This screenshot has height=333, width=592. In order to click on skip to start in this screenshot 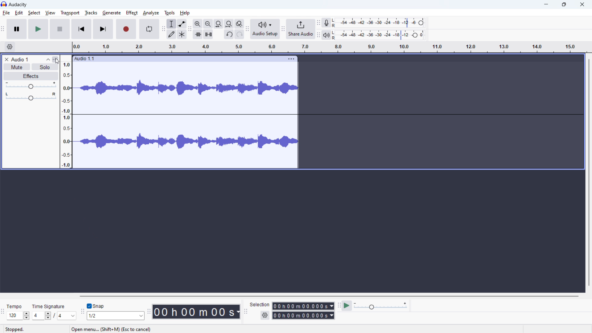, I will do `click(81, 29)`.